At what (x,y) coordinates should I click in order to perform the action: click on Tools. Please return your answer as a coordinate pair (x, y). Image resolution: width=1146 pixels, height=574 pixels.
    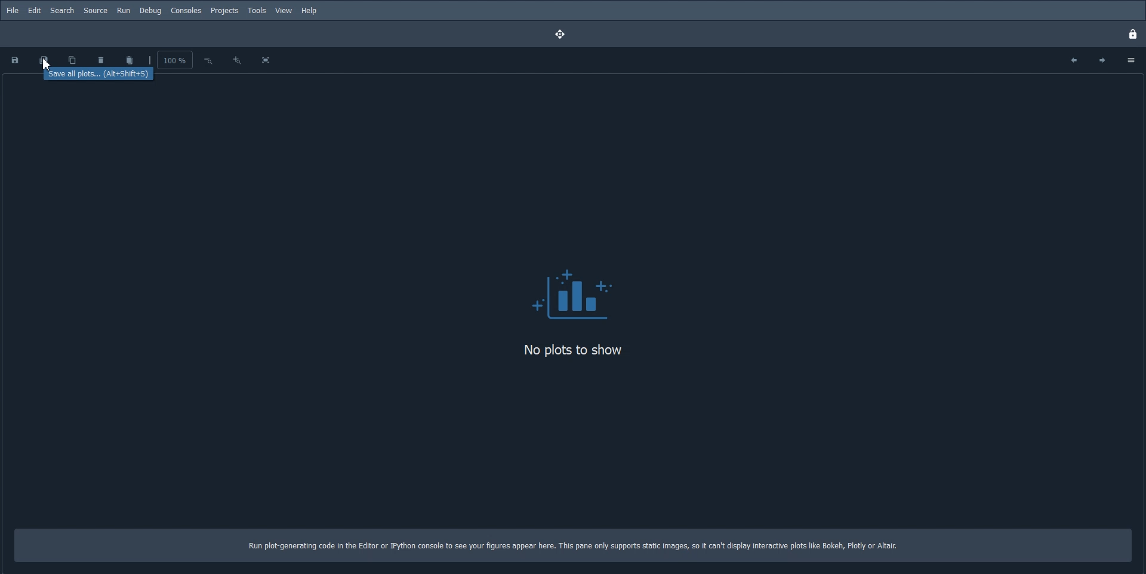
    Looking at the image, I should click on (257, 10).